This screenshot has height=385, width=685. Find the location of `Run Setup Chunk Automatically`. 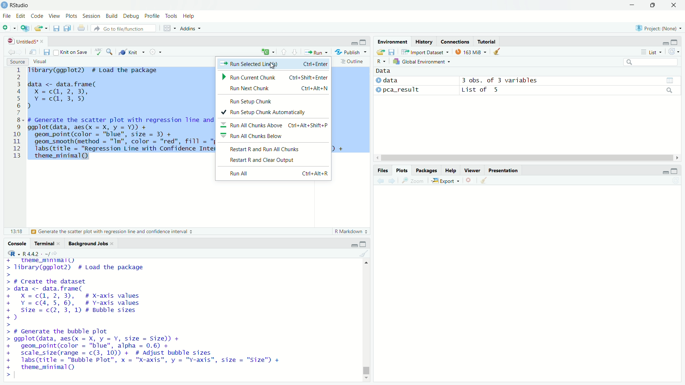

Run Setup Chunk Automatically is located at coordinates (273, 112).